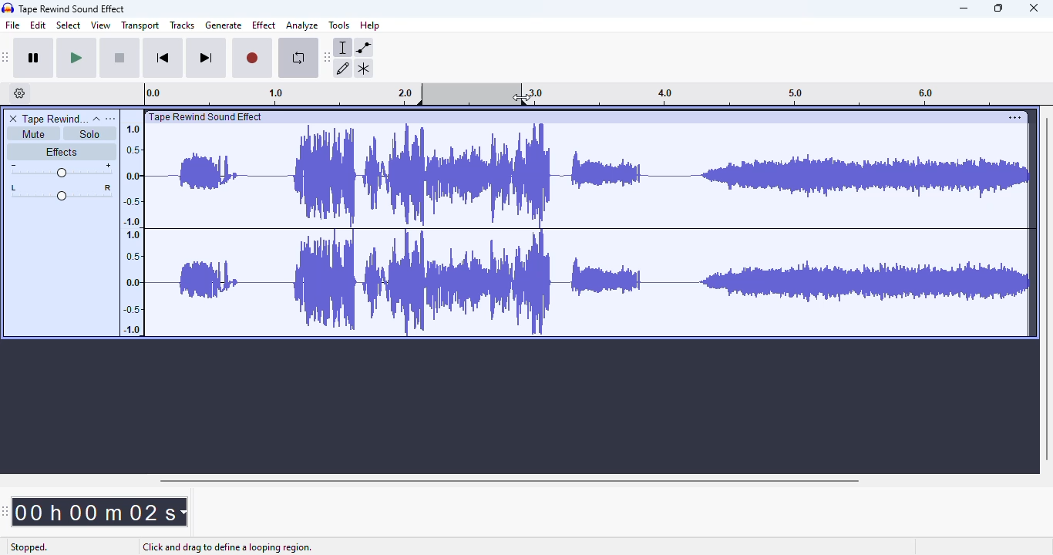 The image size is (1053, 555). I want to click on stopped, so click(29, 548).